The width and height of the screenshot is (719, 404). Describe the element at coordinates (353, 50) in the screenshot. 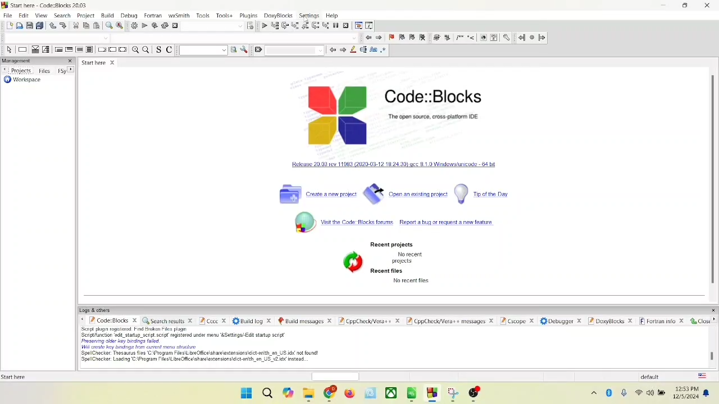

I see `highlight` at that location.